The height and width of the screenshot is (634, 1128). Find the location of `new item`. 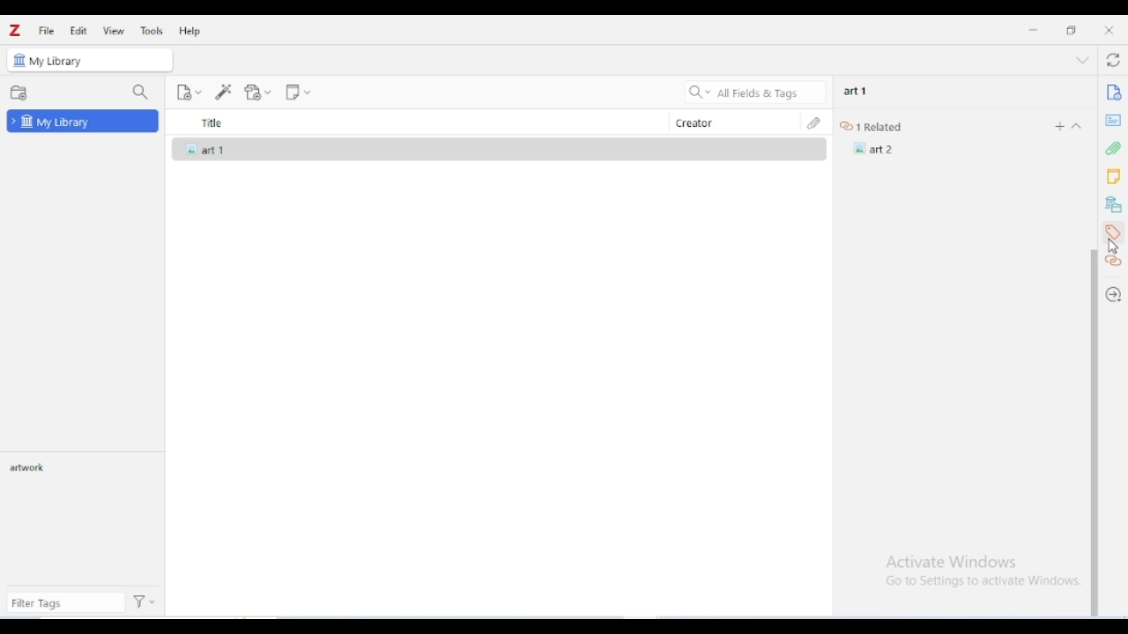

new item is located at coordinates (189, 92).